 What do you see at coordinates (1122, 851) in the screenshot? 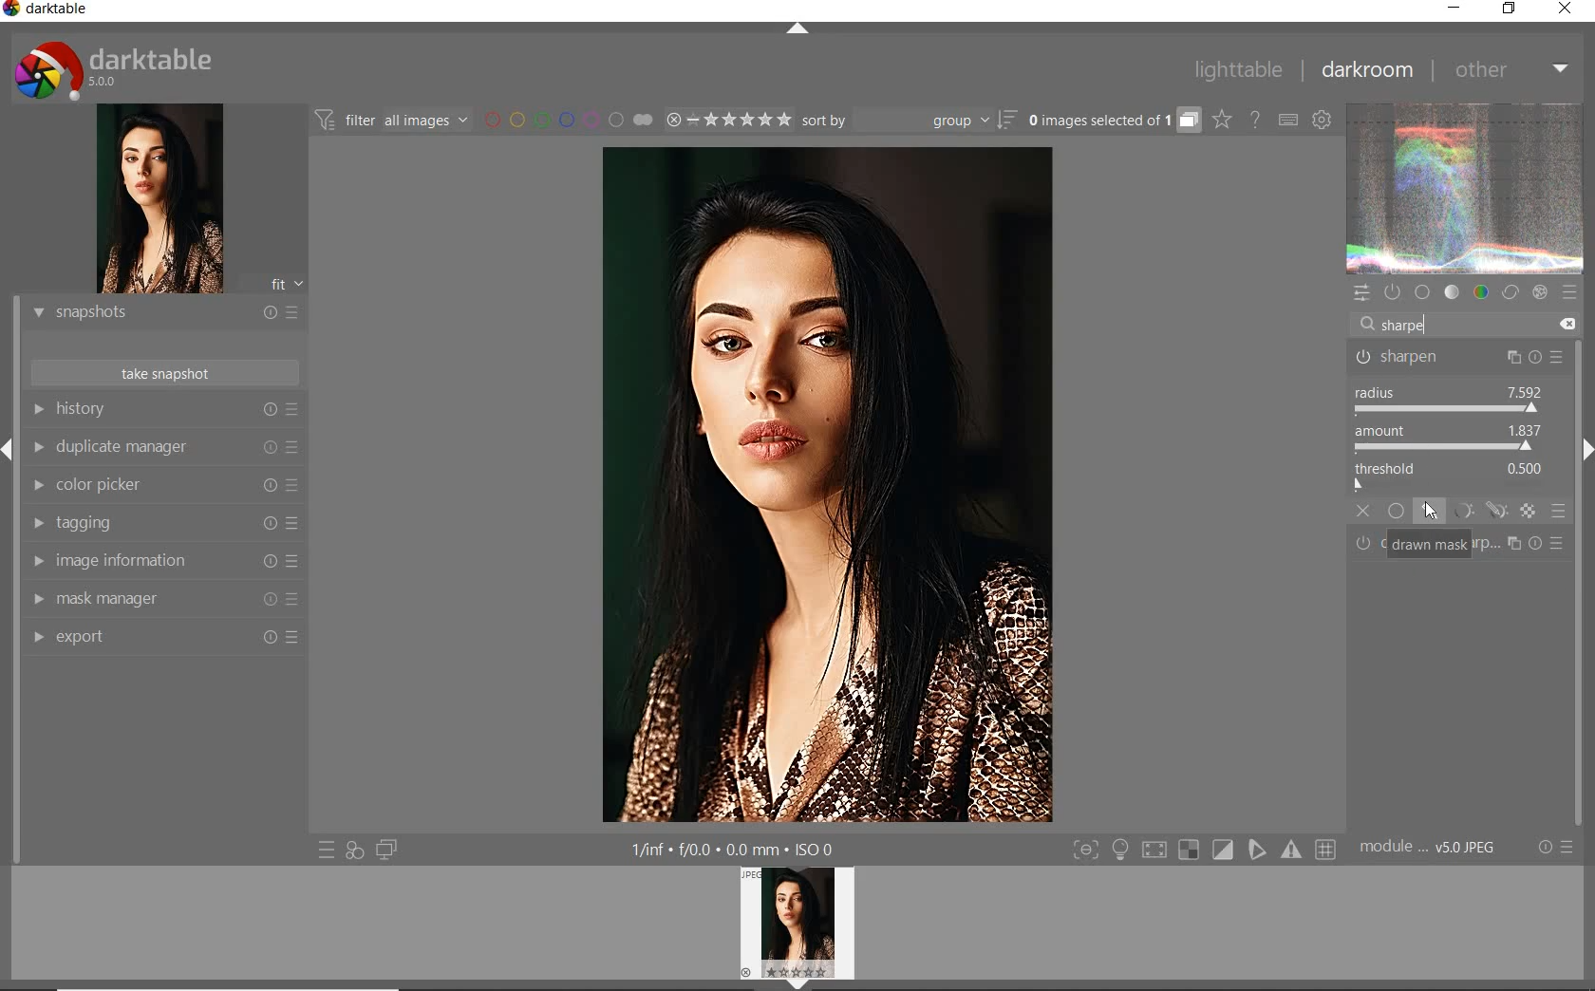
I see `light sign ` at bounding box center [1122, 851].